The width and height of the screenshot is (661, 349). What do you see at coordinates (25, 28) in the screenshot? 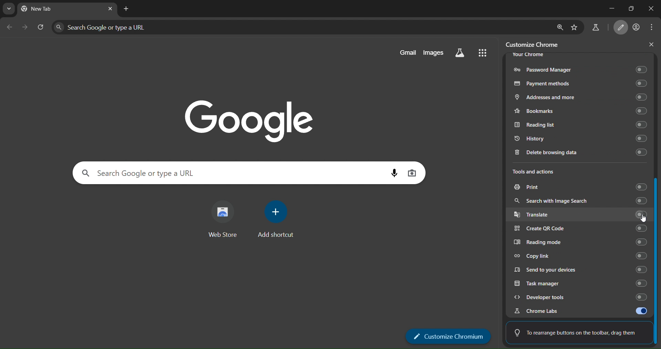
I see `go forward one page` at bounding box center [25, 28].